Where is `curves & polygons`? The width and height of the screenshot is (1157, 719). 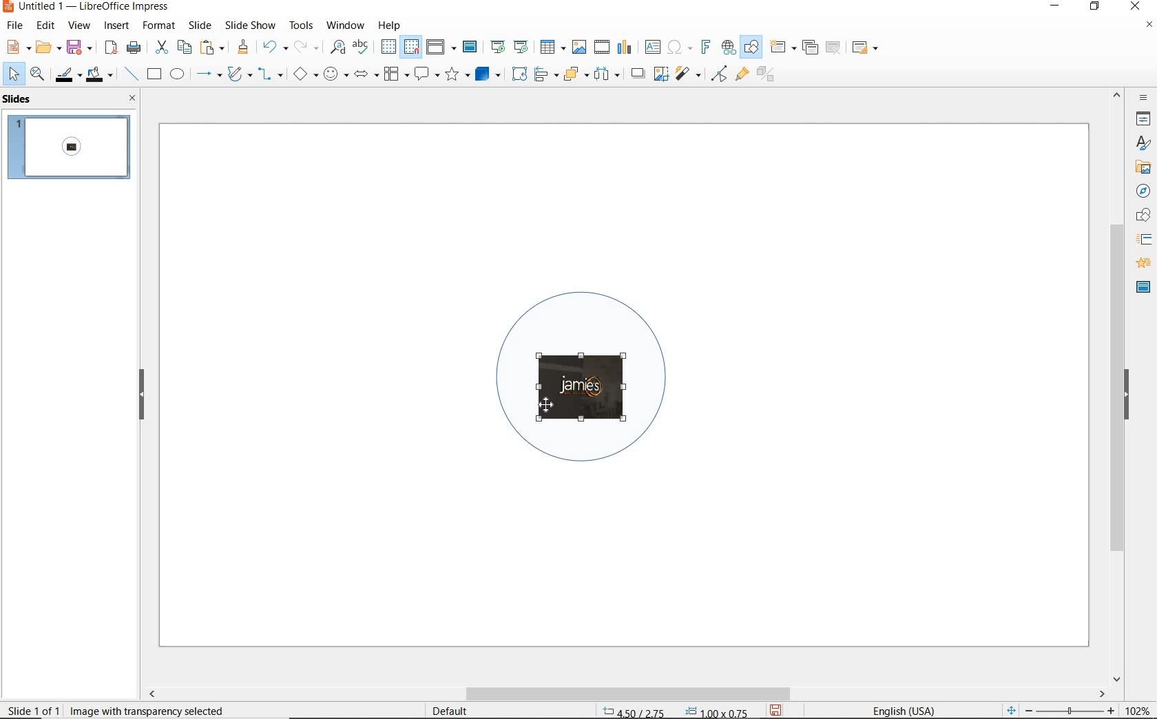 curves & polygons is located at coordinates (239, 74).